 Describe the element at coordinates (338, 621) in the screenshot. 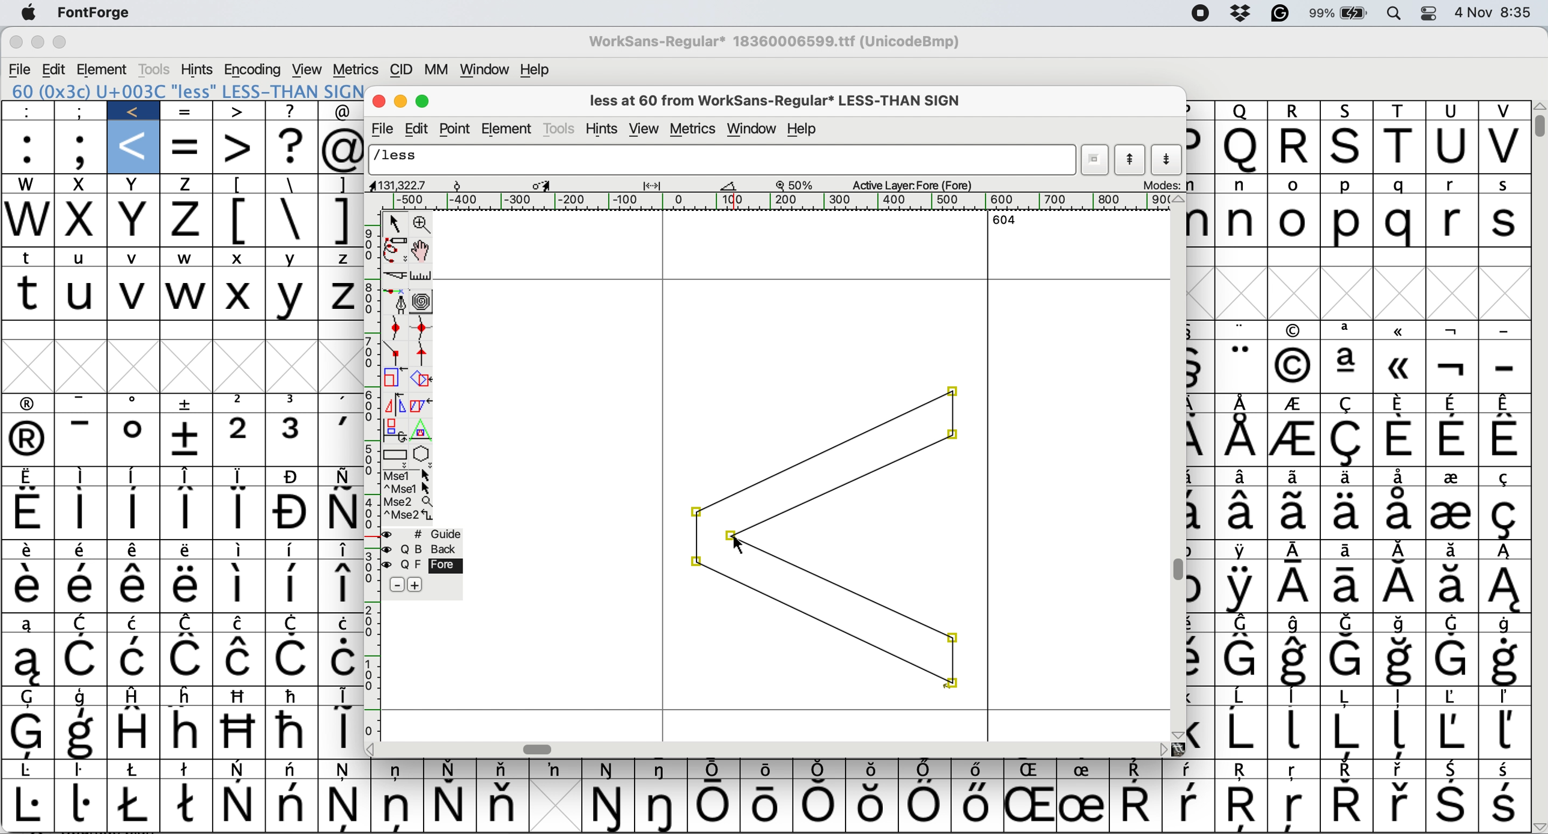

I see `Symbol` at that location.